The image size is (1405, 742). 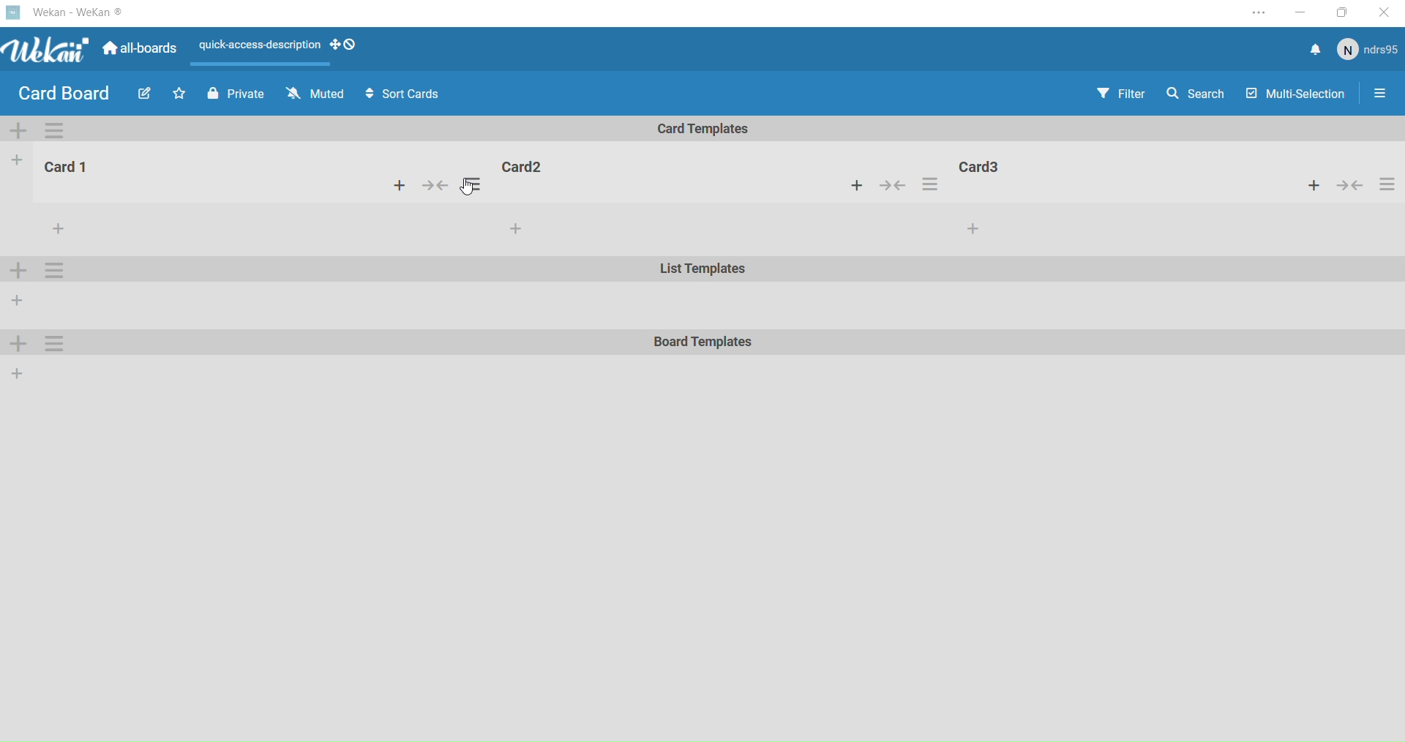 I want to click on Filter, so click(x=1120, y=95).